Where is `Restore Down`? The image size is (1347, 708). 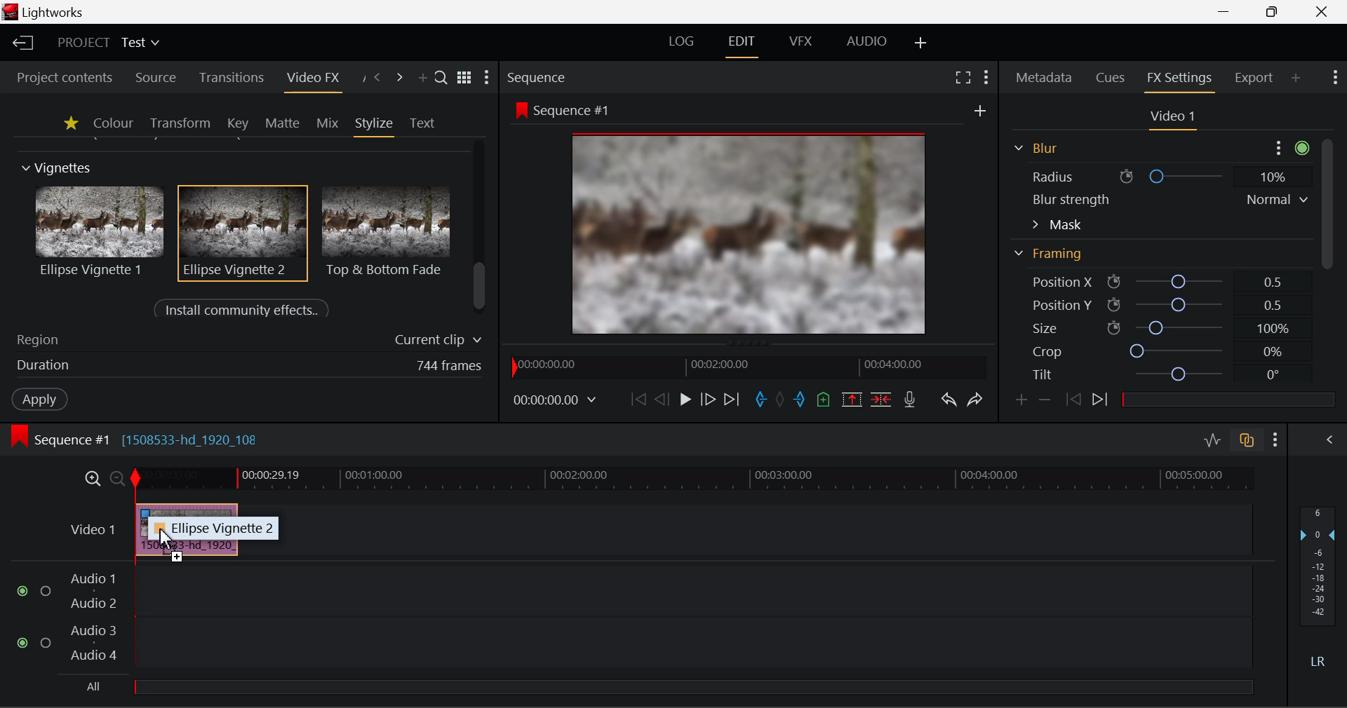
Restore Down is located at coordinates (1228, 12).